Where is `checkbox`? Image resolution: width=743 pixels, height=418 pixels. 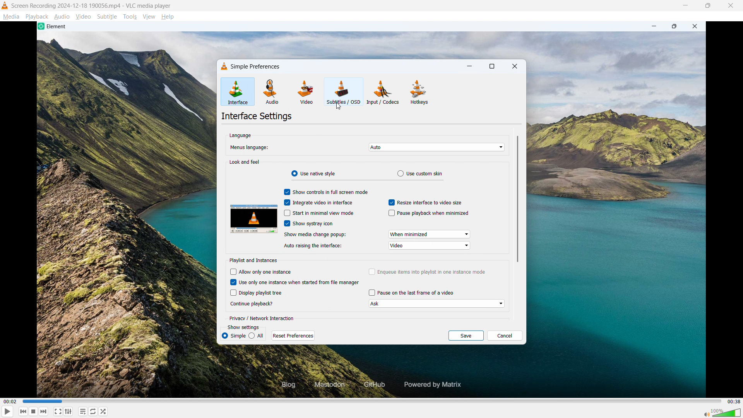
checkbox is located at coordinates (390, 203).